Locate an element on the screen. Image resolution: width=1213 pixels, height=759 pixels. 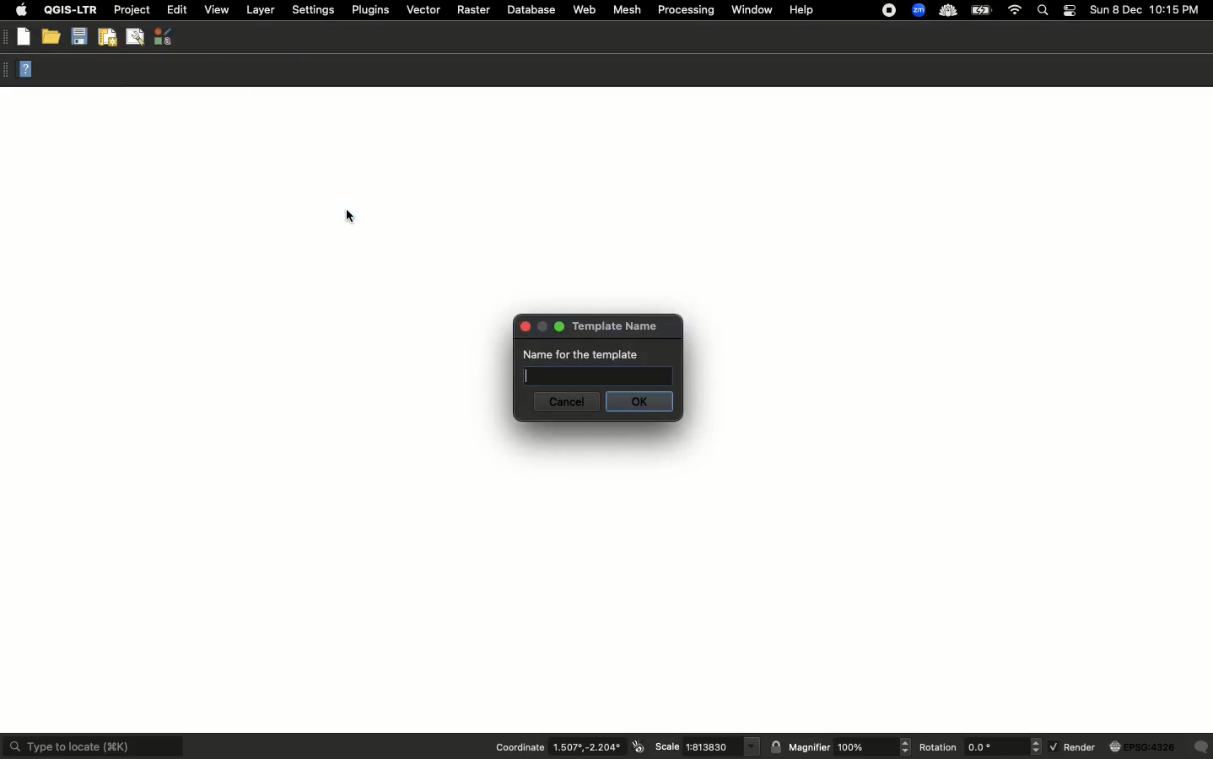
Name is located at coordinates (591, 356).